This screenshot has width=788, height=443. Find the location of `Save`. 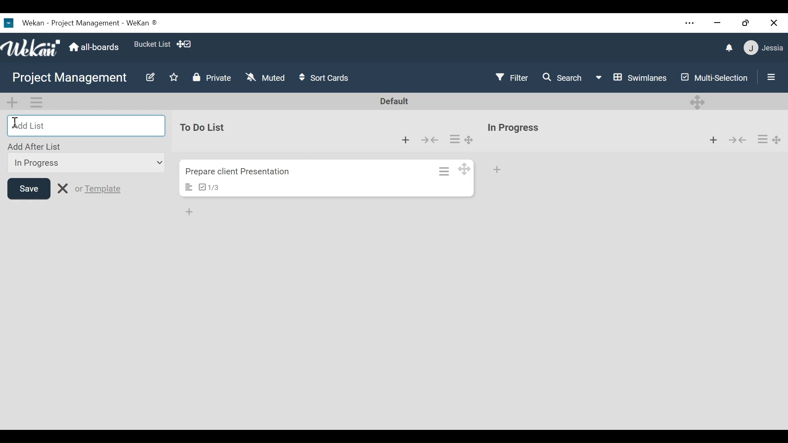

Save is located at coordinates (29, 189).